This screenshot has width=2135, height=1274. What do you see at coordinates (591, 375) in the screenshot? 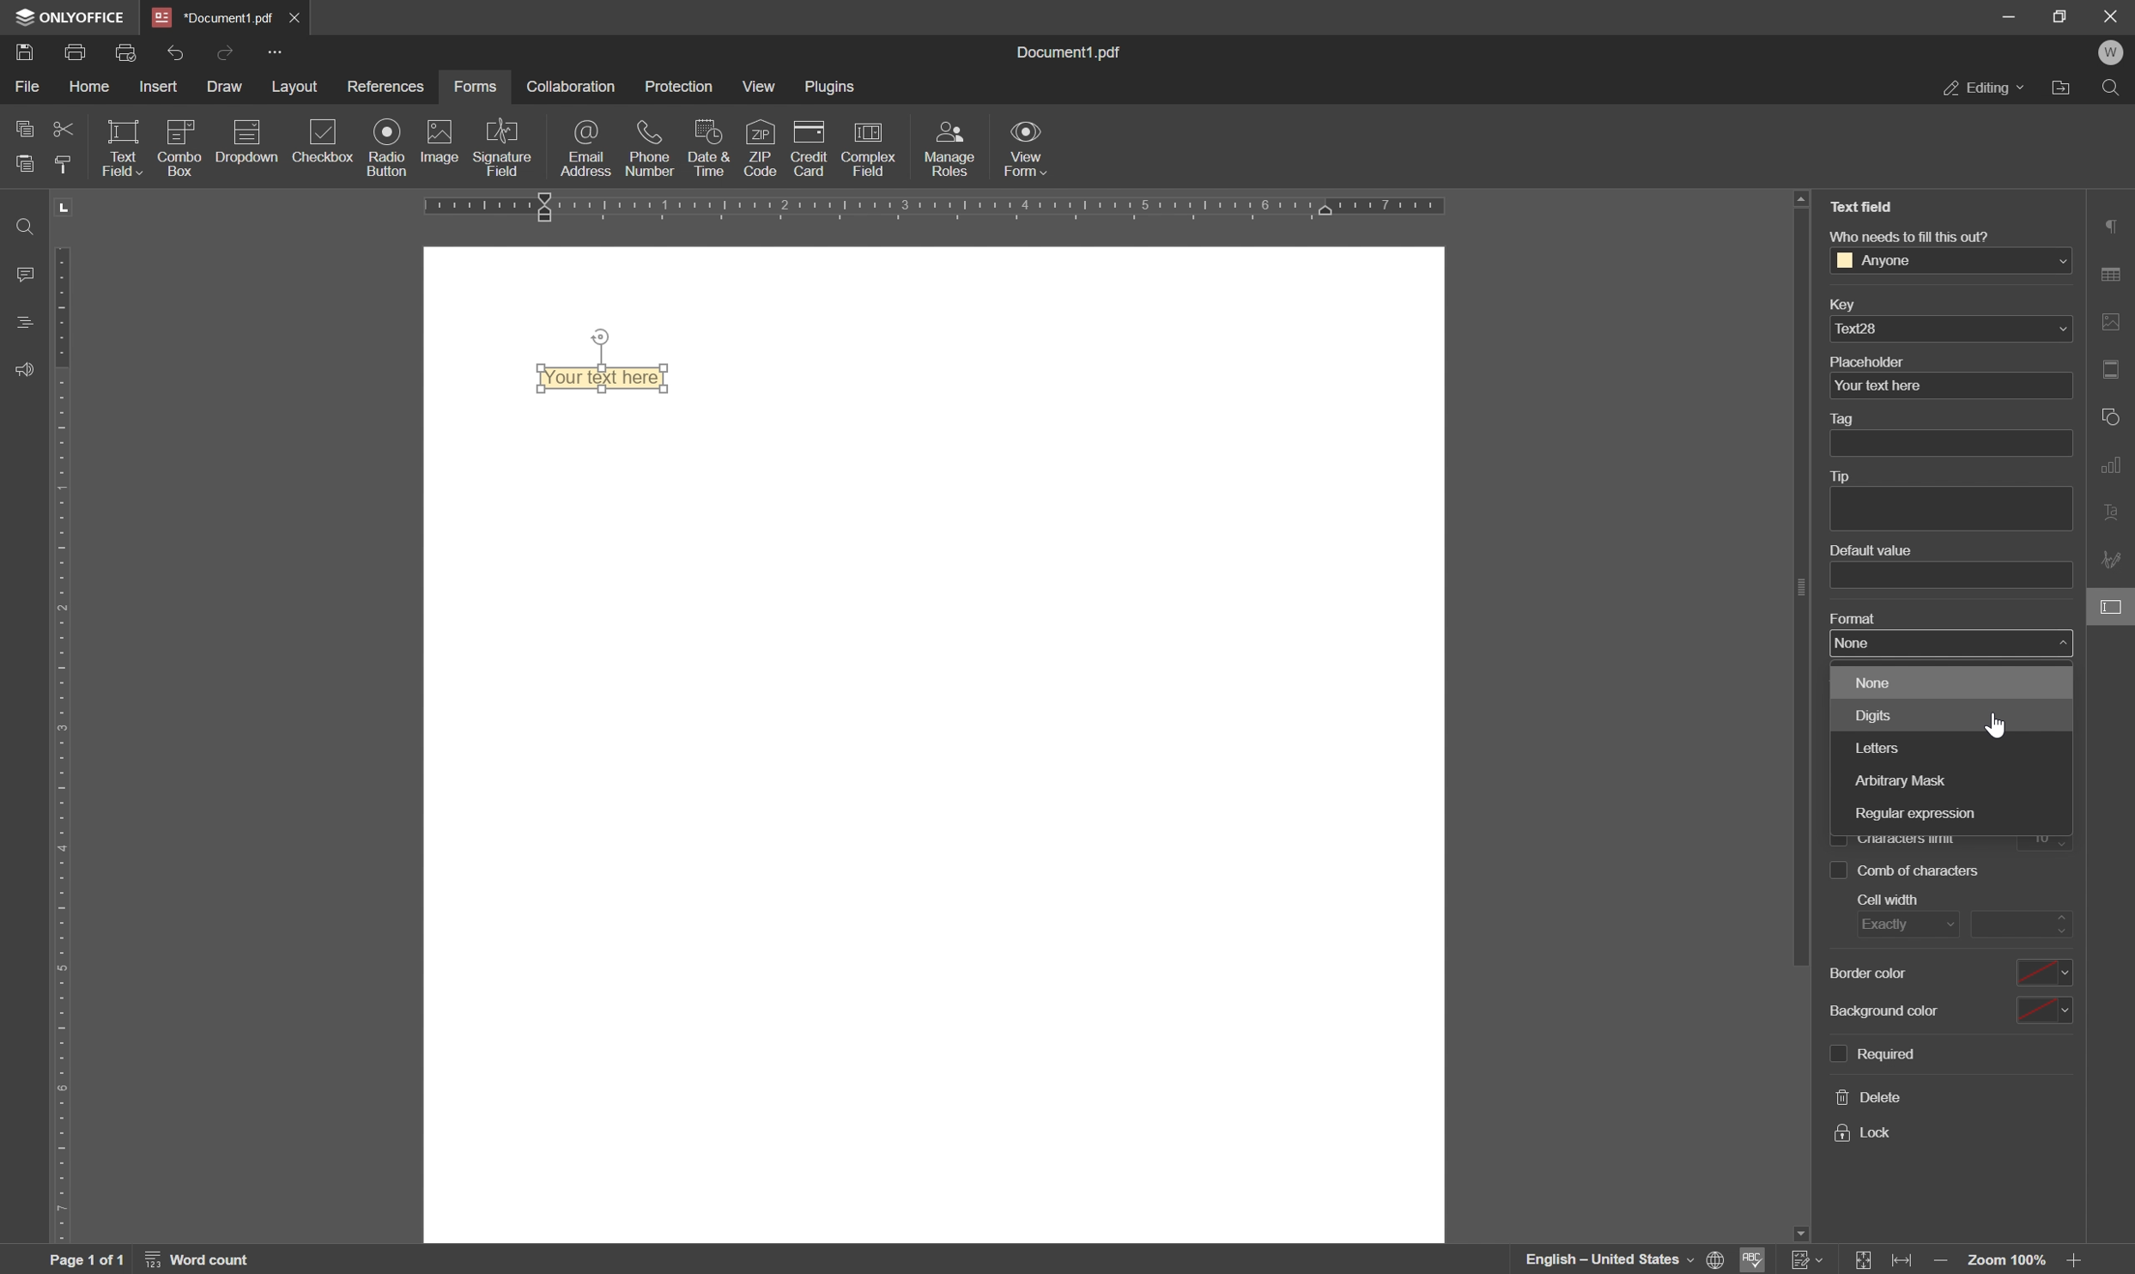
I see `your text here` at bounding box center [591, 375].